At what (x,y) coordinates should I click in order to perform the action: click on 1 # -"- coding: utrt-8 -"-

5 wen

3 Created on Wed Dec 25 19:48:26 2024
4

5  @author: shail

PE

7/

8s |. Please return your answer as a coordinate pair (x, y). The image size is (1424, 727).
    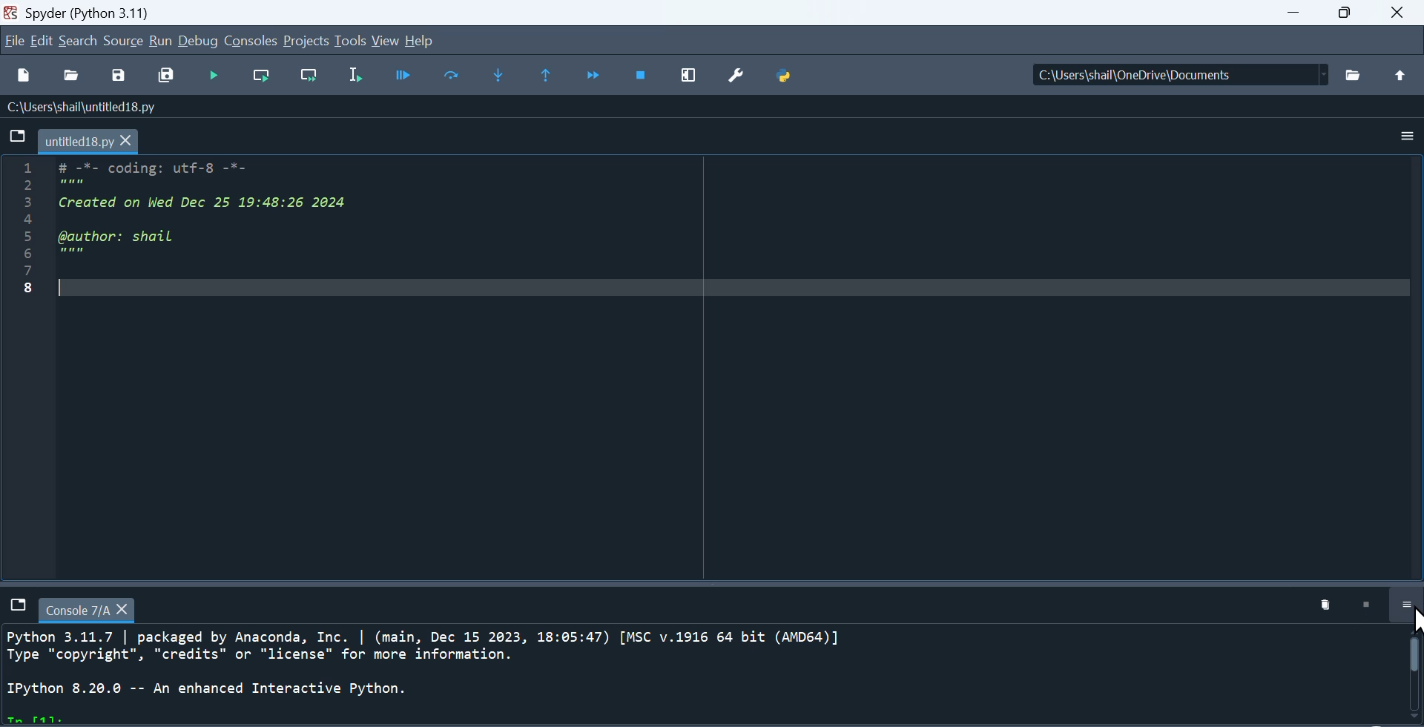
    Looking at the image, I should click on (188, 232).